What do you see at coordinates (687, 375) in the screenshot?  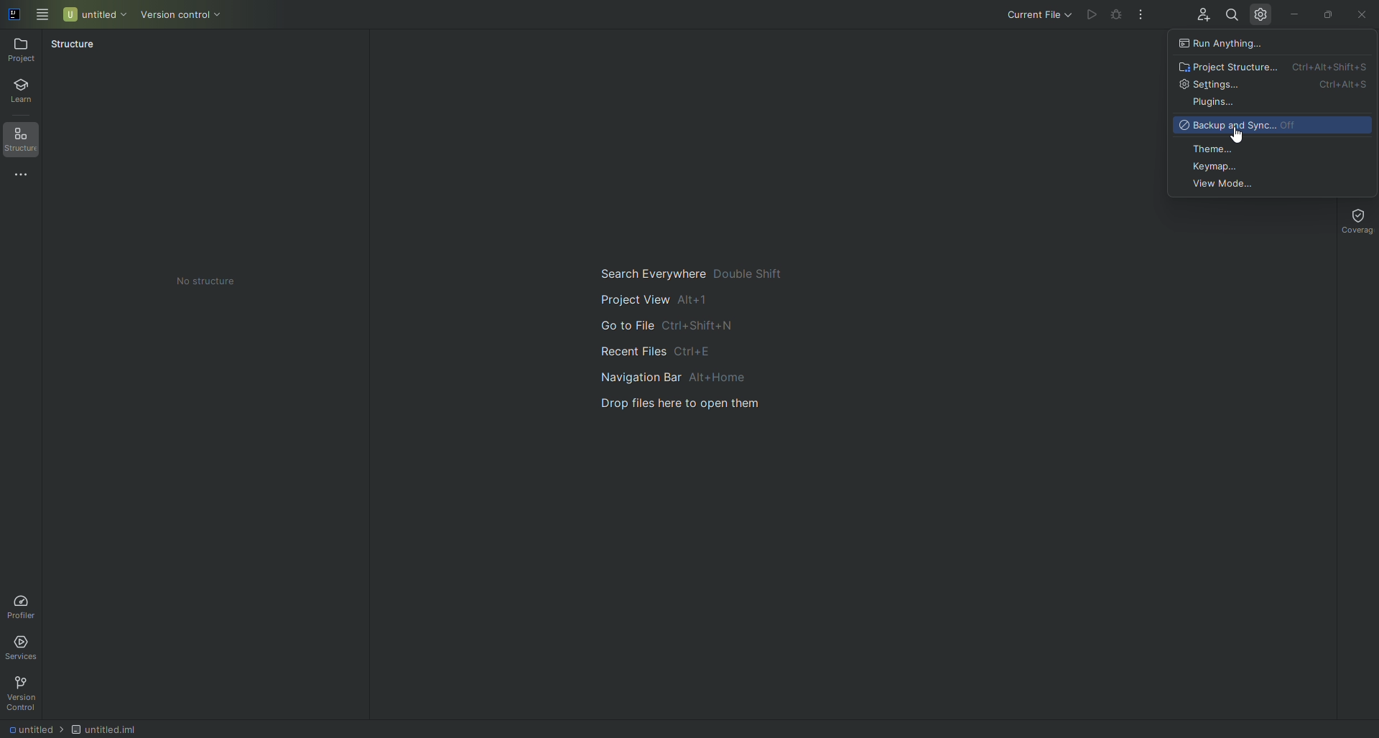 I see `Navigation Bar ` at bounding box center [687, 375].